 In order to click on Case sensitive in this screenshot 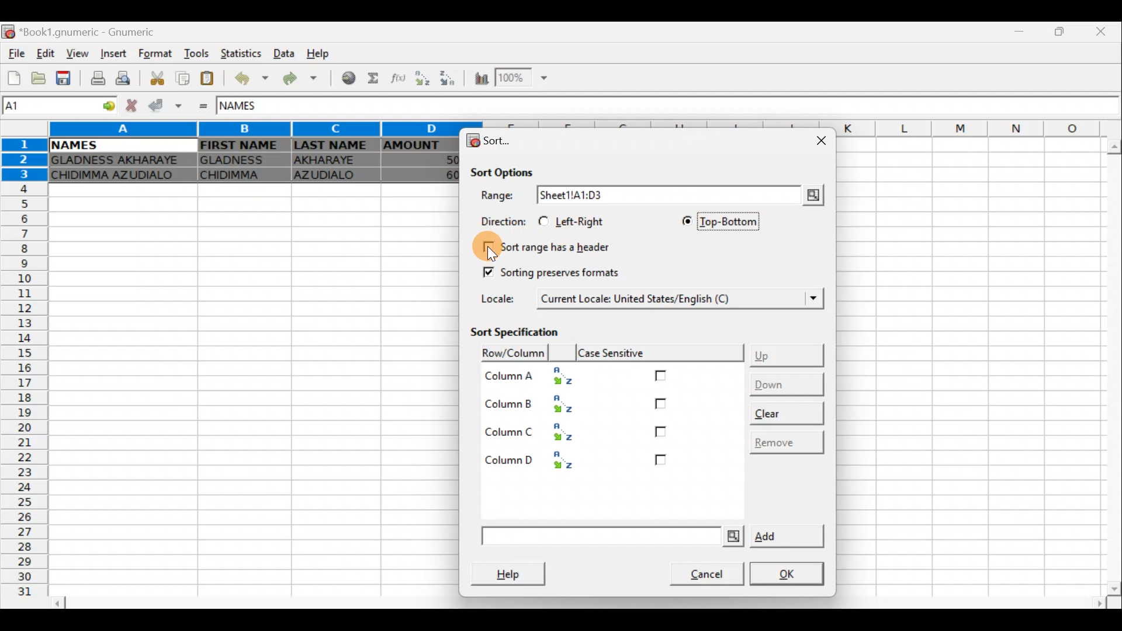, I will do `click(662, 352)`.